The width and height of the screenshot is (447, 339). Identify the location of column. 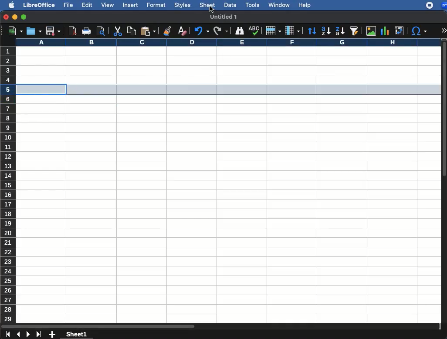
(226, 43).